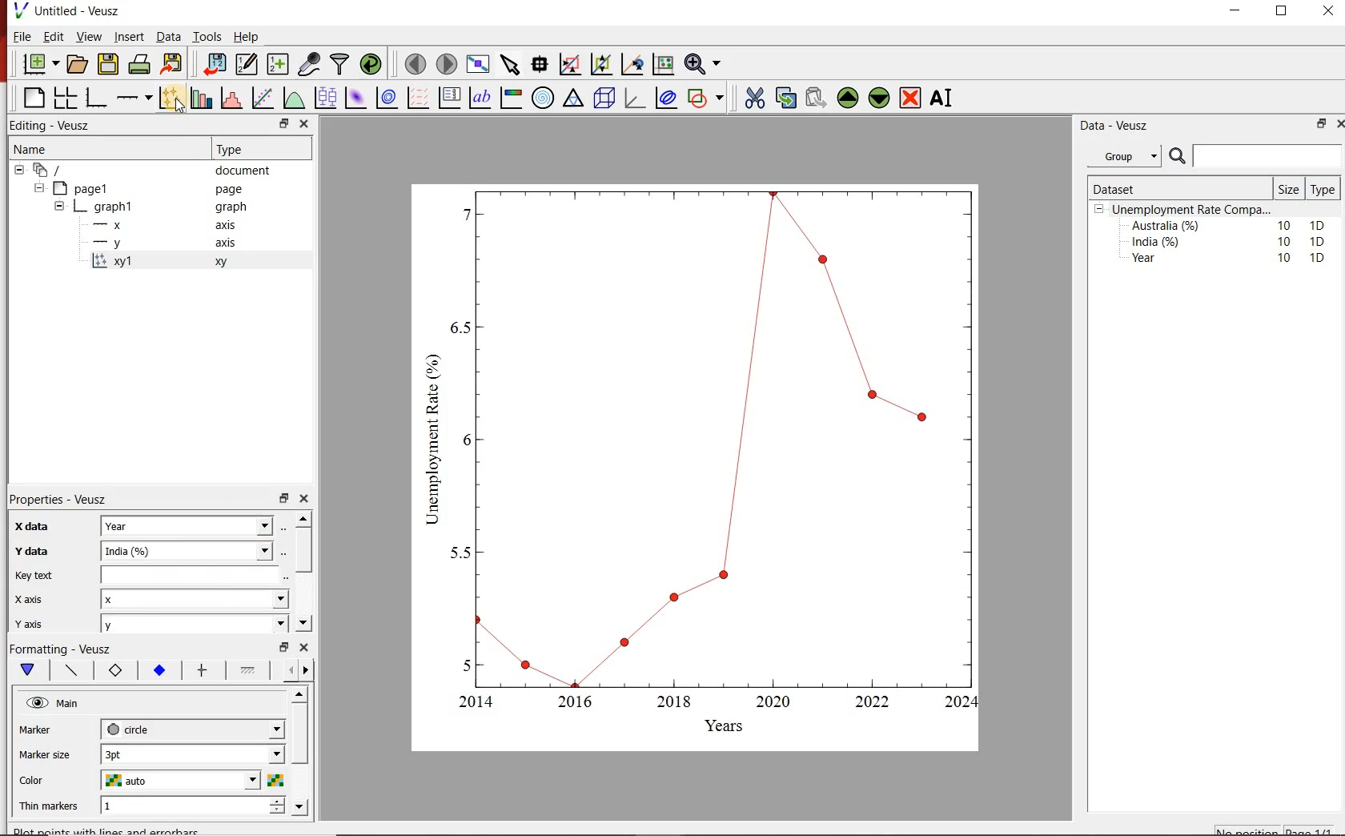 The image size is (1345, 836). Describe the element at coordinates (480, 98) in the screenshot. I see `text label` at that location.